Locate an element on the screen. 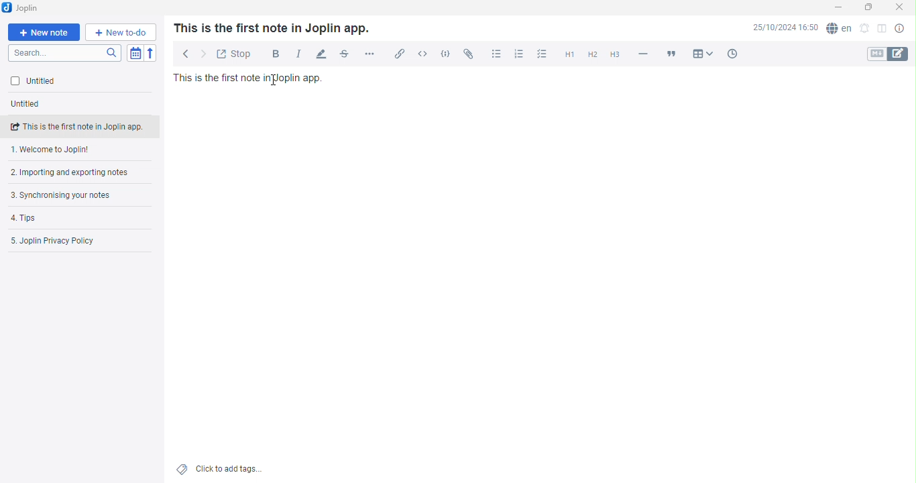 The width and height of the screenshot is (916, 483). Heading 2 is located at coordinates (592, 56).